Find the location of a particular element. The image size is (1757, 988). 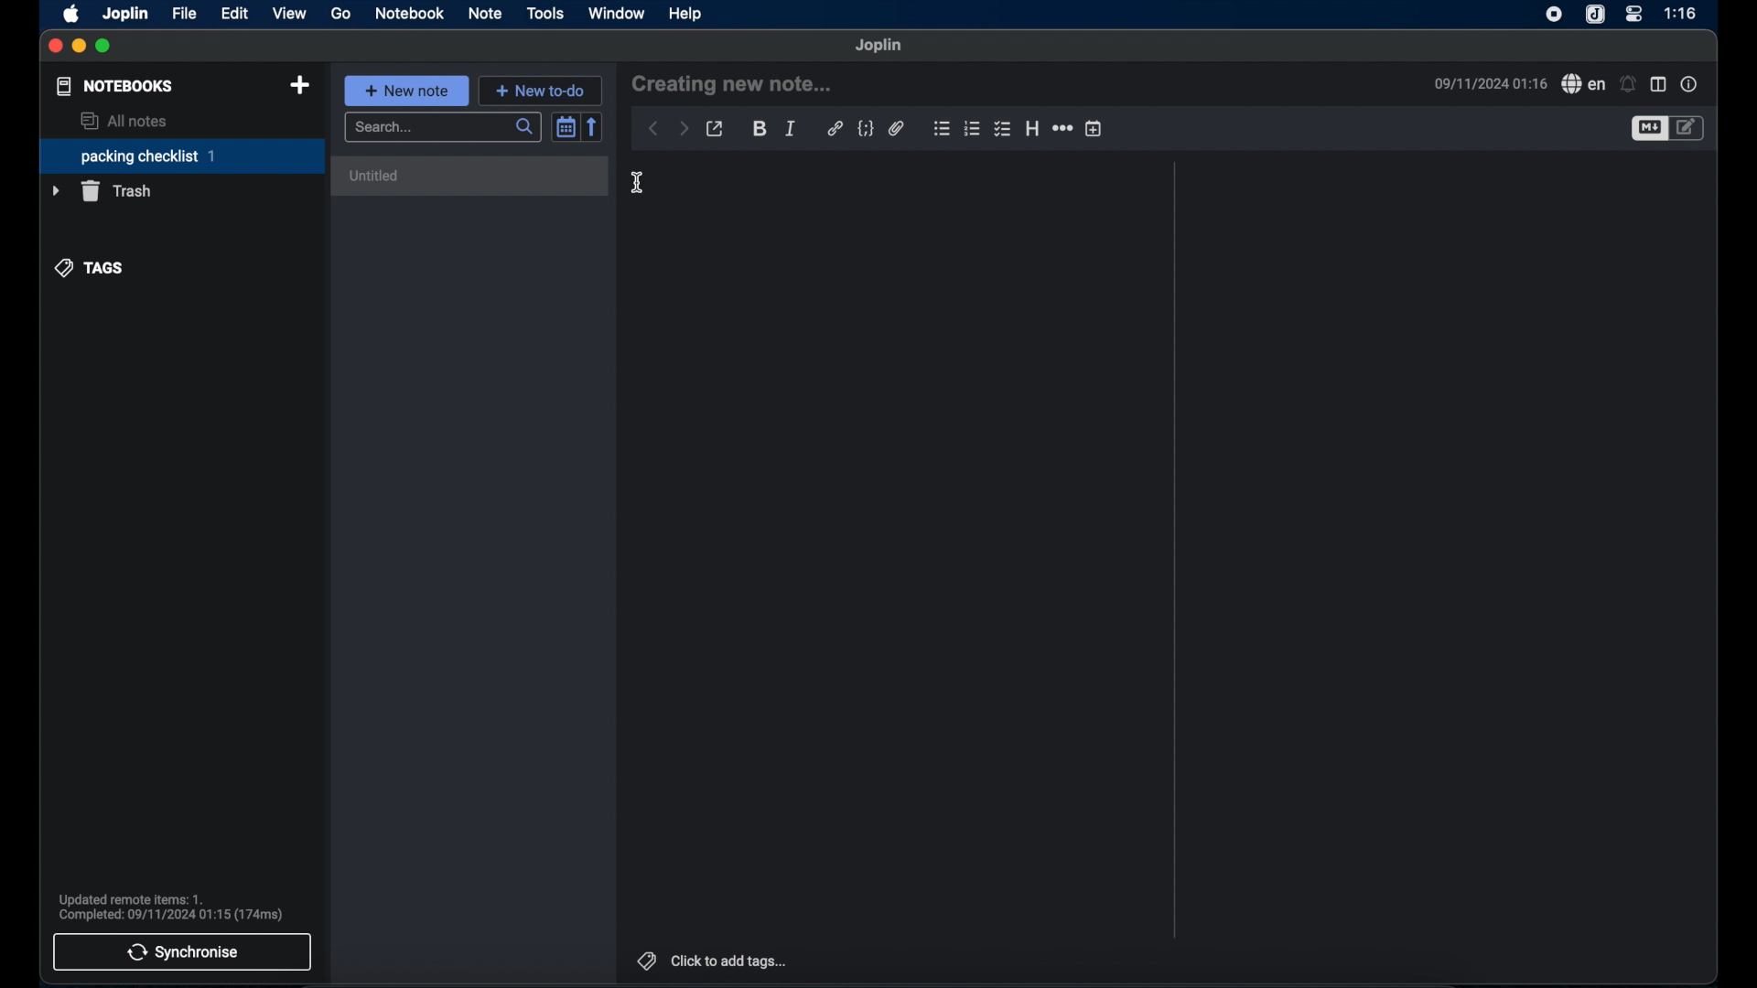

file is located at coordinates (186, 14).